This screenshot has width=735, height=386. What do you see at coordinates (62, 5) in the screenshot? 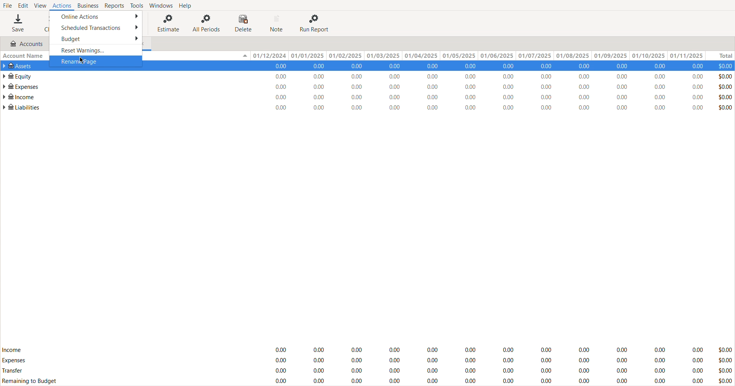
I see `Actions` at bounding box center [62, 5].